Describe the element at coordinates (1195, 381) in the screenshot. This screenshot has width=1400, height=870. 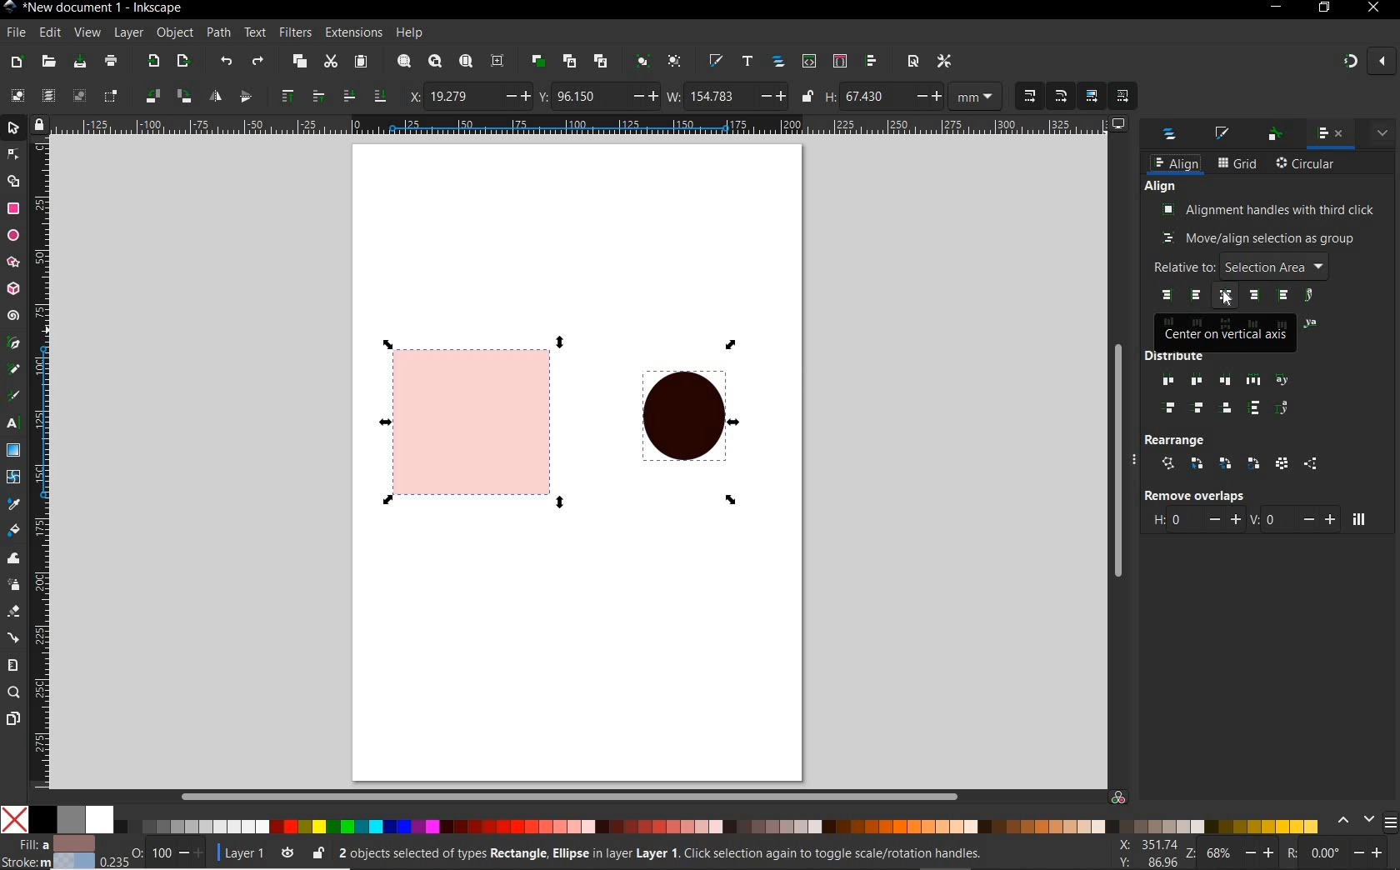
I see `EVEN HORIZONTAL CENTERS` at that location.